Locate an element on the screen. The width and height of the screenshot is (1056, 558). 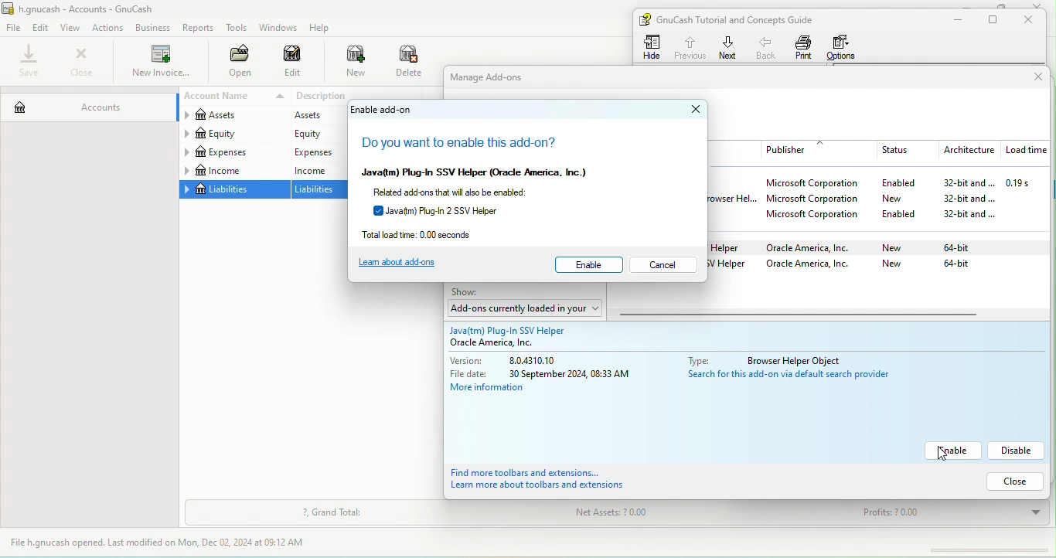
java(tm)plug ln ssv helper (oracle america lnc) is located at coordinates (495, 171).